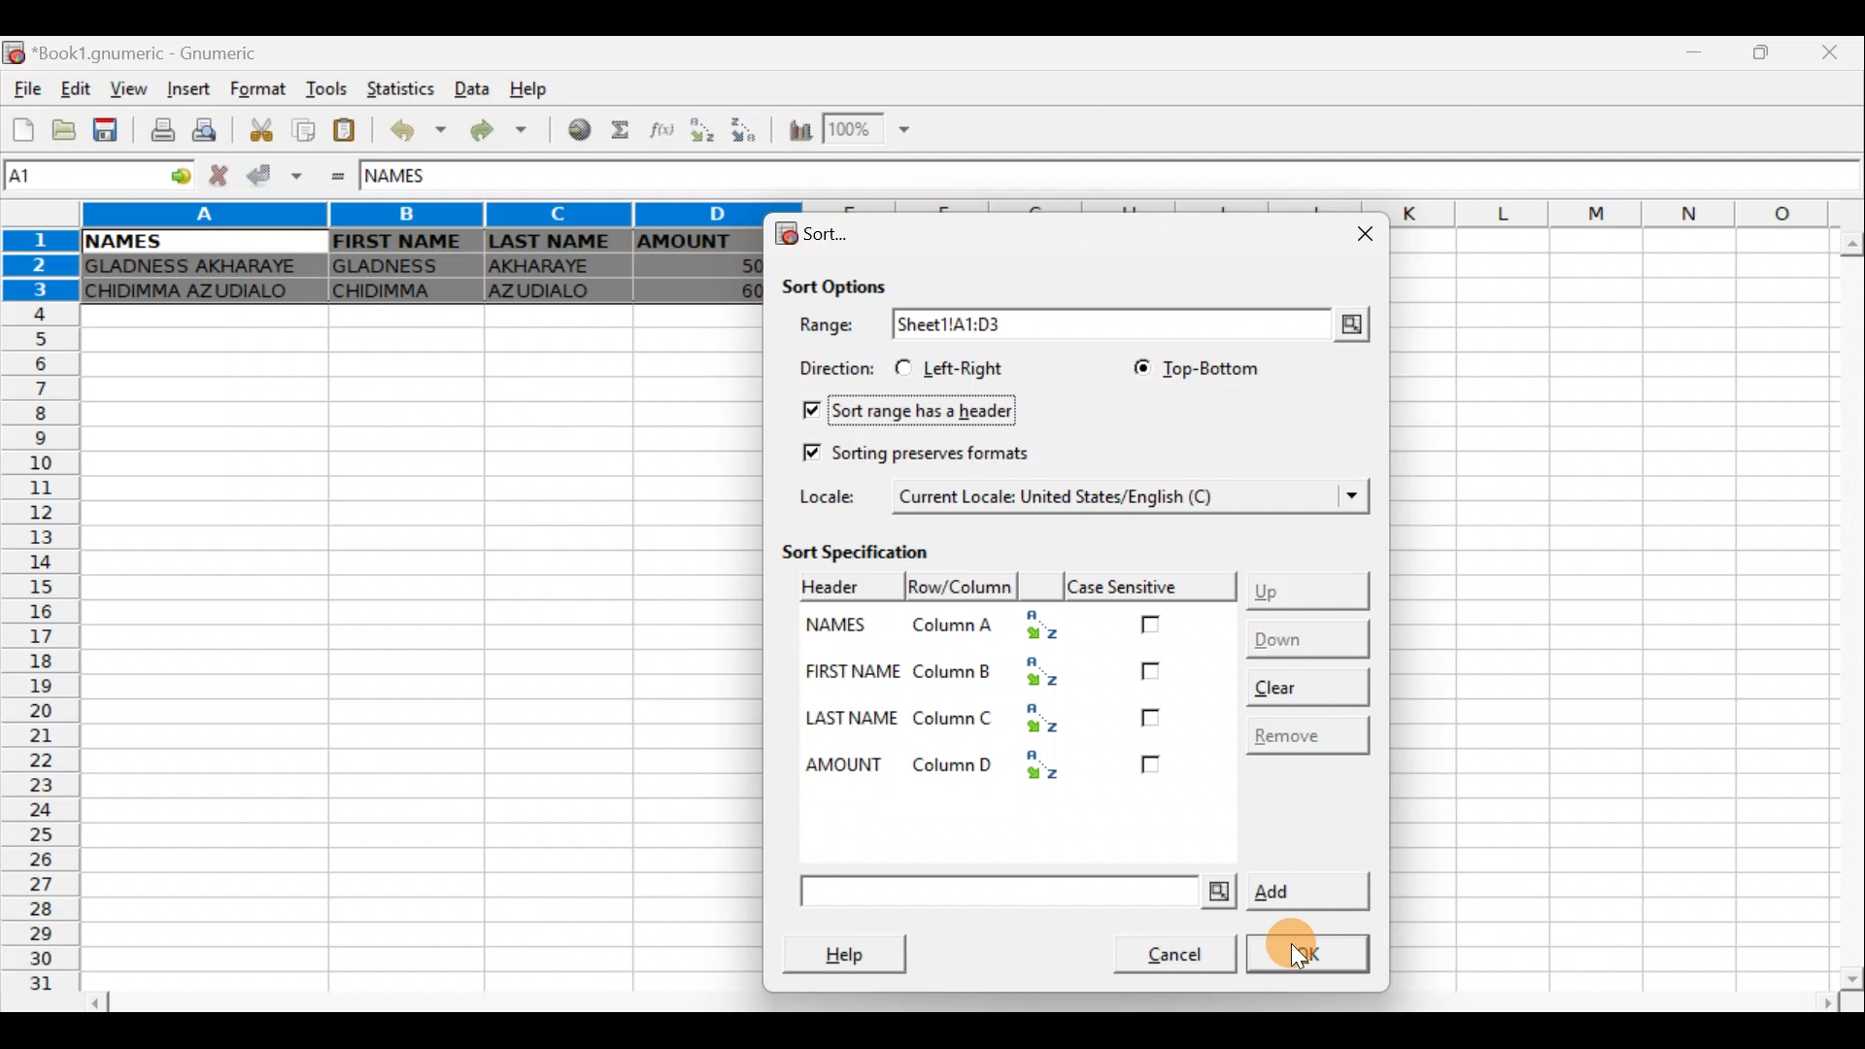 This screenshot has height=1049, width=1865. Describe the element at coordinates (197, 267) in the screenshot. I see `GLADNESS AKHARAYE` at that location.